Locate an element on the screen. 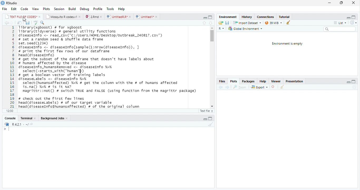 The image size is (360, 190). Typing Indicator is located at coordinates (6, 129).